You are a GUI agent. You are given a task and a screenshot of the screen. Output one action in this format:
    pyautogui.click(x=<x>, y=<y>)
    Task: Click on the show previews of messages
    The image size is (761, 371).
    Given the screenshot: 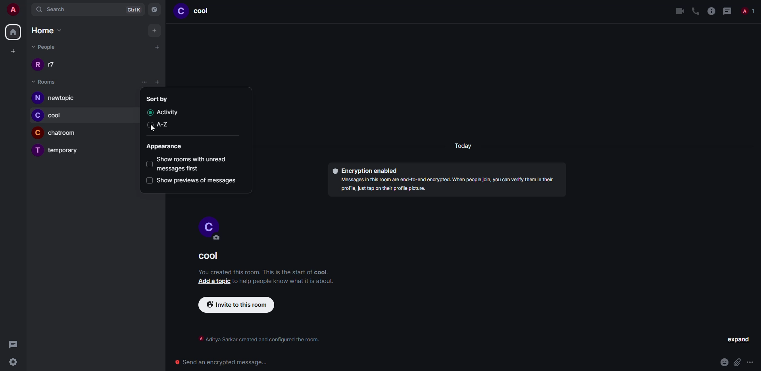 What is the action you would take?
    pyautogui.click(x=196, y=180)
    